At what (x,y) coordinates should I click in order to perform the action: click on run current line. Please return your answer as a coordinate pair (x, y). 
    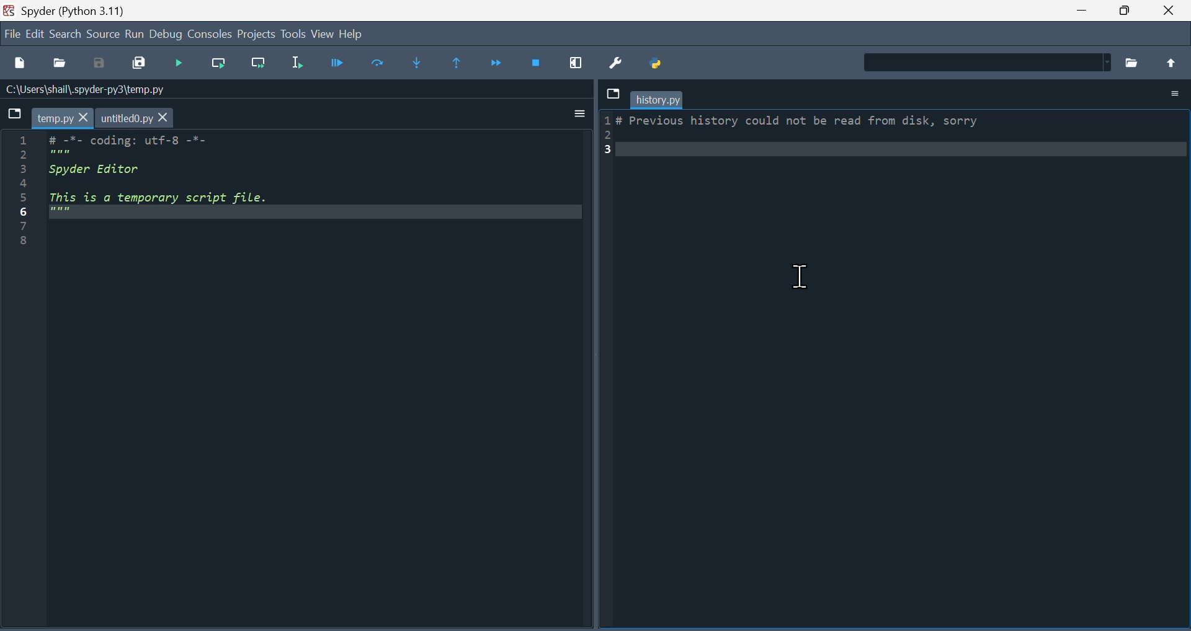
    Looking at the image, I should click on (218, 62).